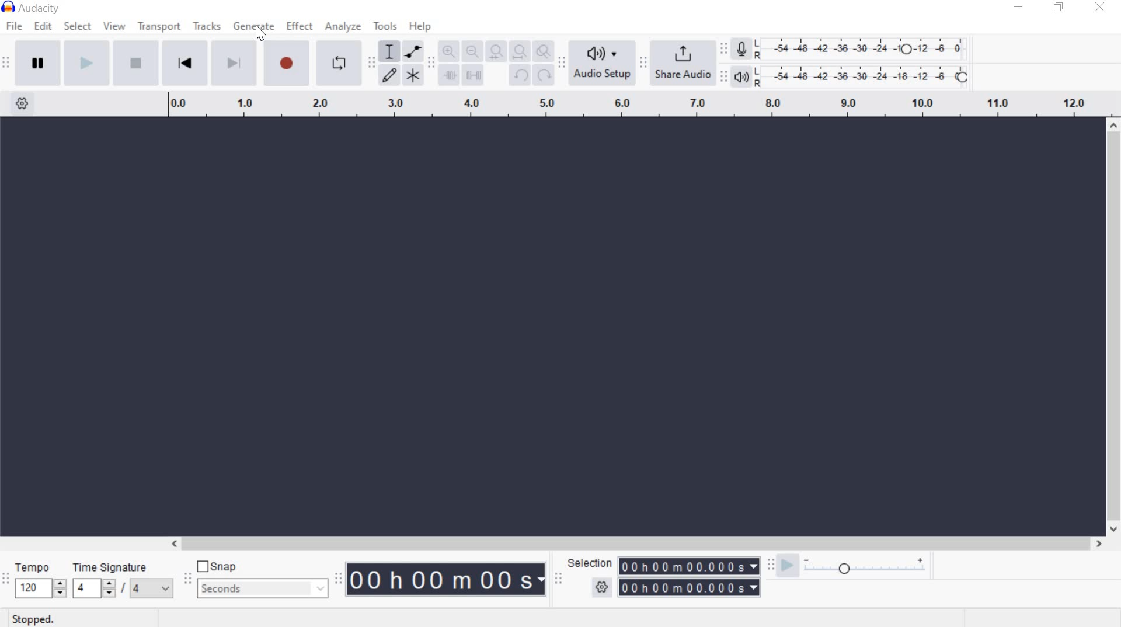 The image size is (1121, 627). What do you see at coordinates (207, 26) in the screenshot?
I see `tracks` at bounding box center [207, 26].